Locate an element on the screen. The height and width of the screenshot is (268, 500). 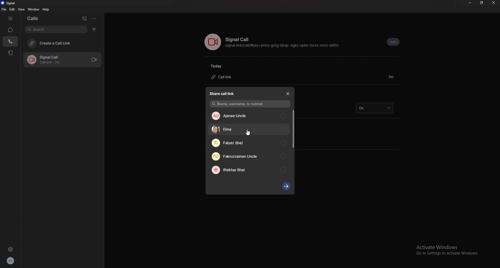
create a call link is located at coordinates (62, 43).